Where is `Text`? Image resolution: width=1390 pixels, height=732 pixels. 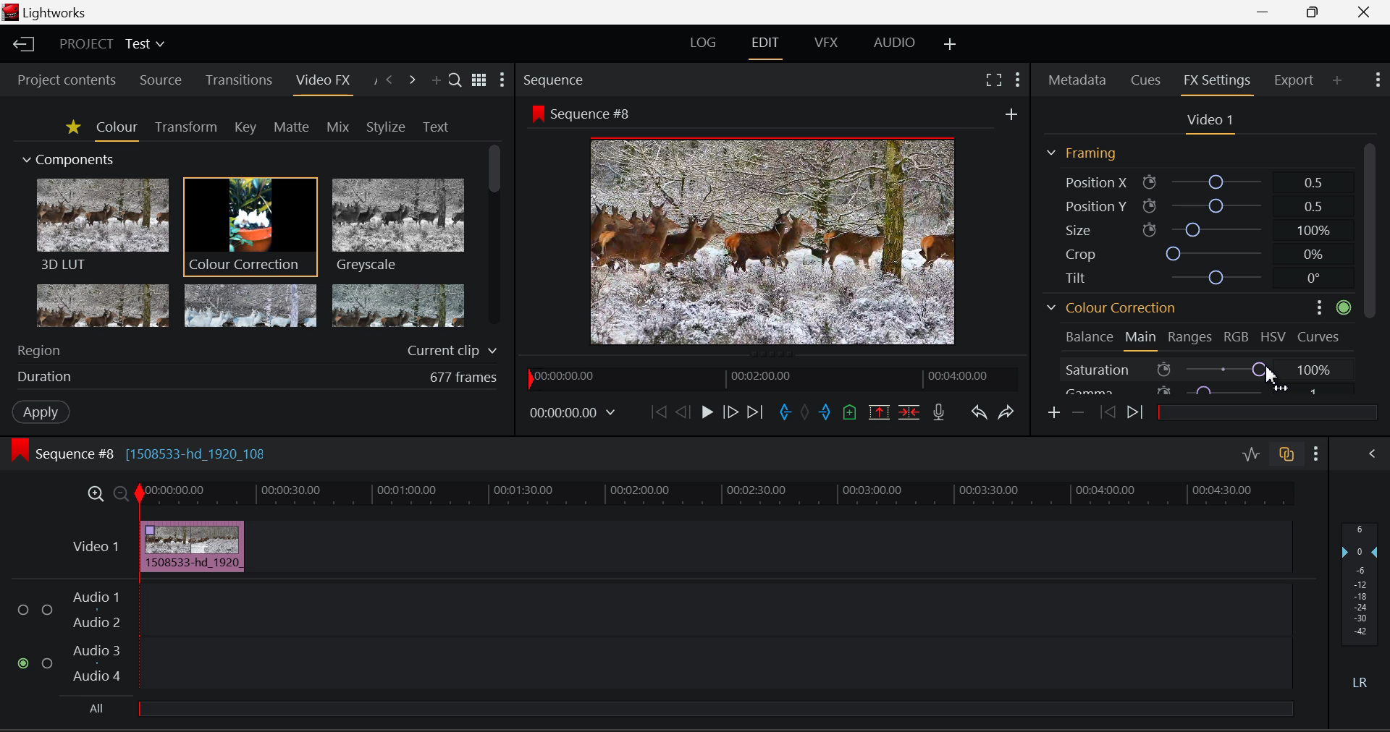
Text is located at coordinates (436, 127).